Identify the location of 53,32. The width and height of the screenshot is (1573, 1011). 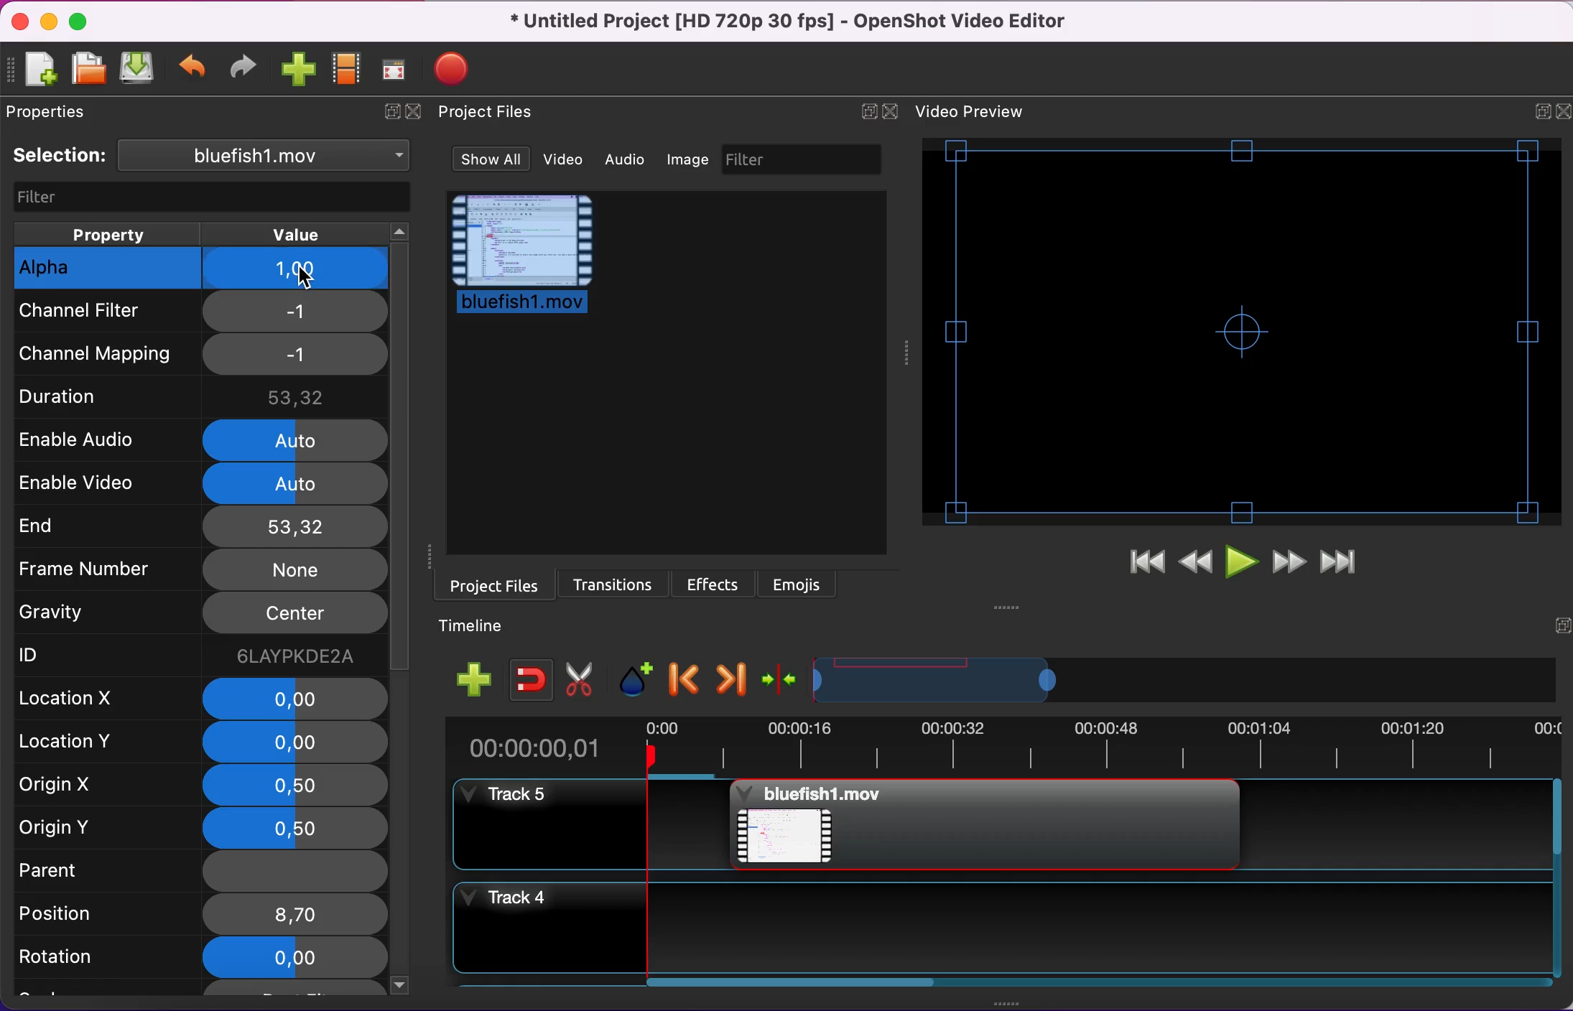
(296, 397).